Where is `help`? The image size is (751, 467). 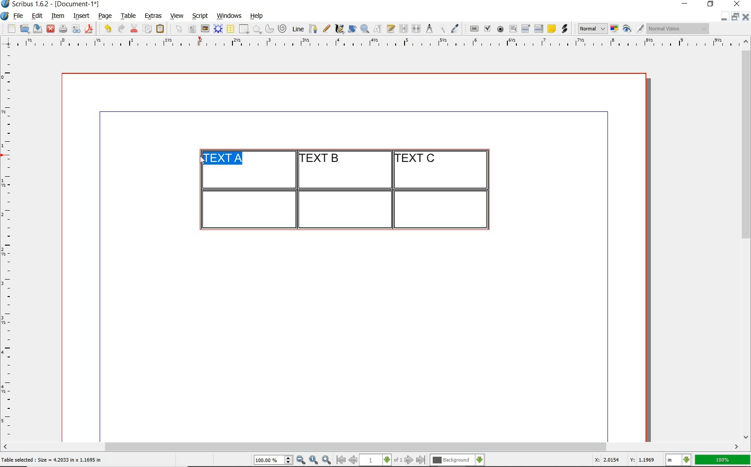
help is located at coordinates (256, 17).